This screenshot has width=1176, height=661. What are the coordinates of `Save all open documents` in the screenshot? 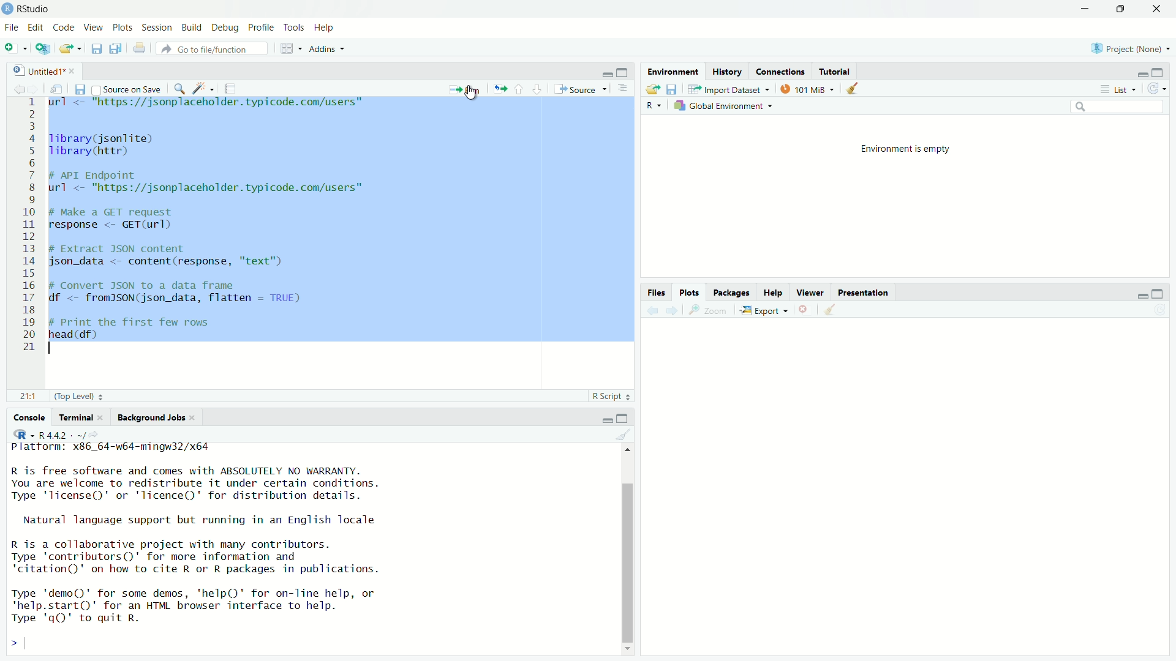 It's located at (115, 48).